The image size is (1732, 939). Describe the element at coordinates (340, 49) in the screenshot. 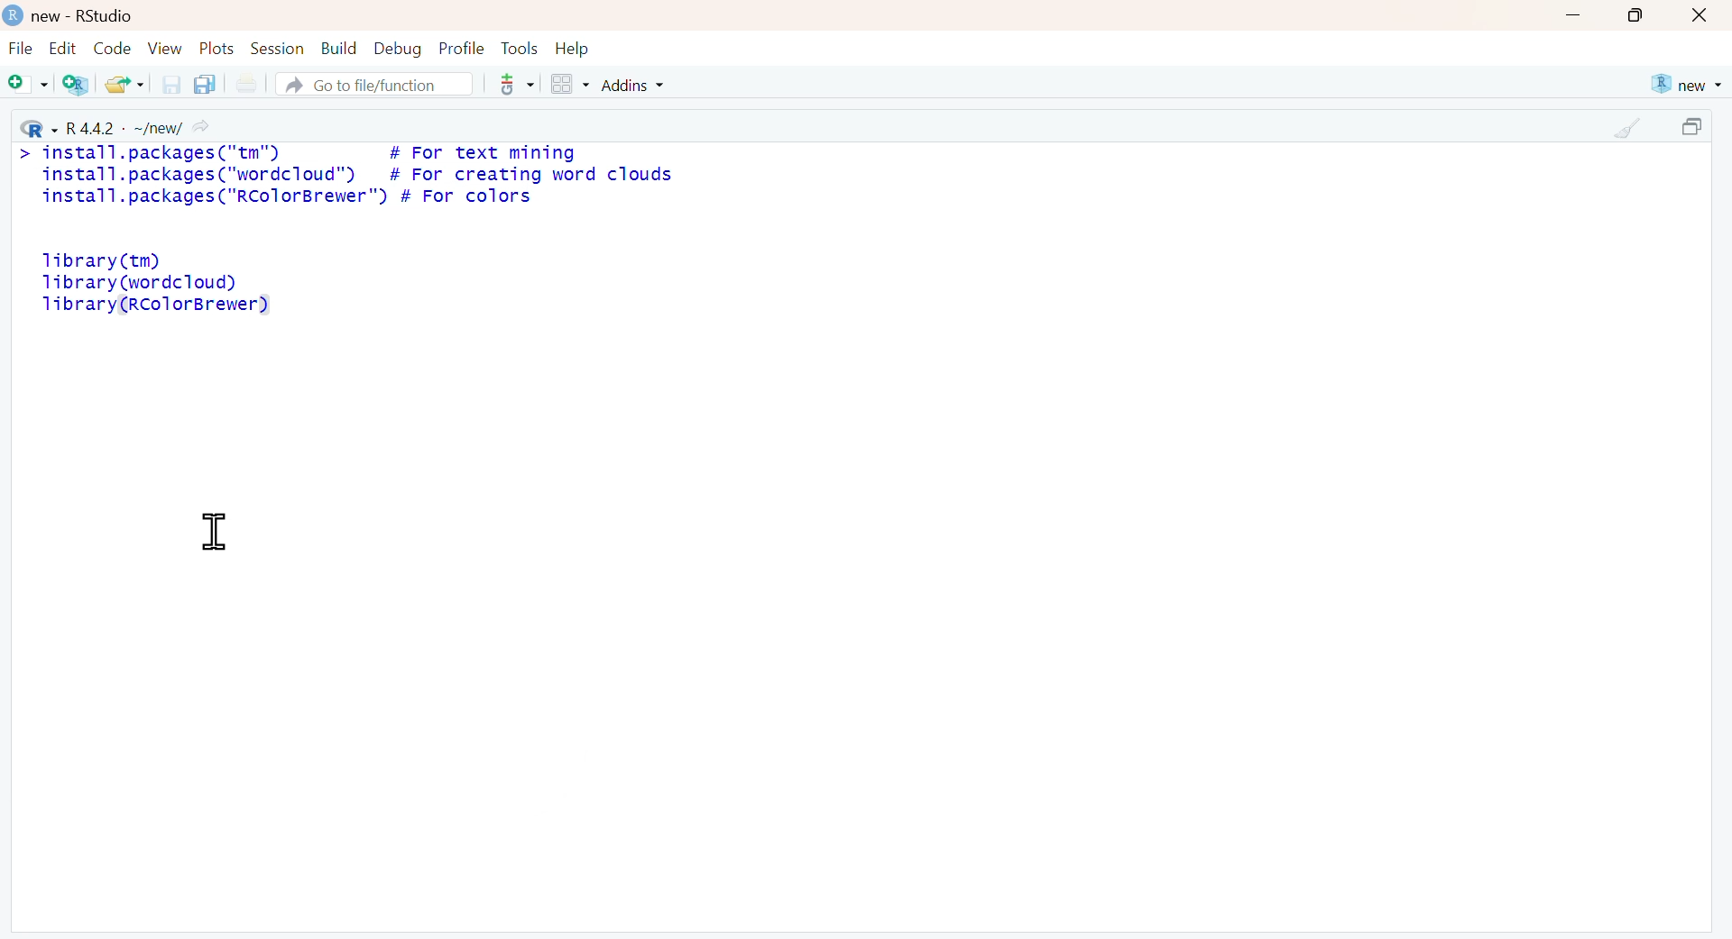

I see `Build` at that location.